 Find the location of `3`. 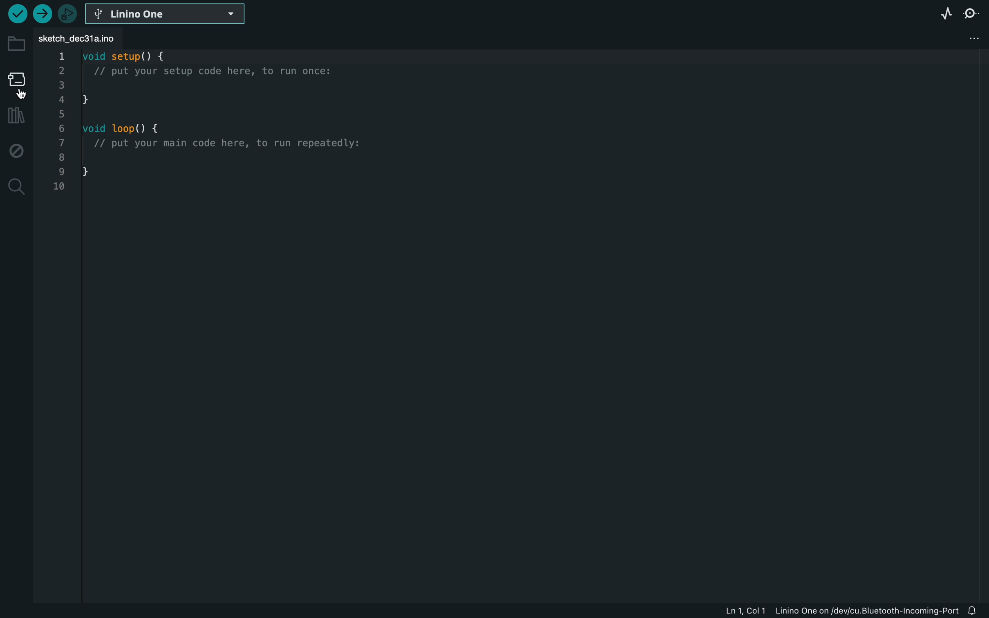

3 is located at coordinates (63, 84).